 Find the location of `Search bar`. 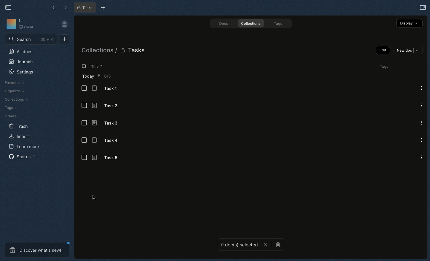

Search bar is located at coordinates (31, 39).